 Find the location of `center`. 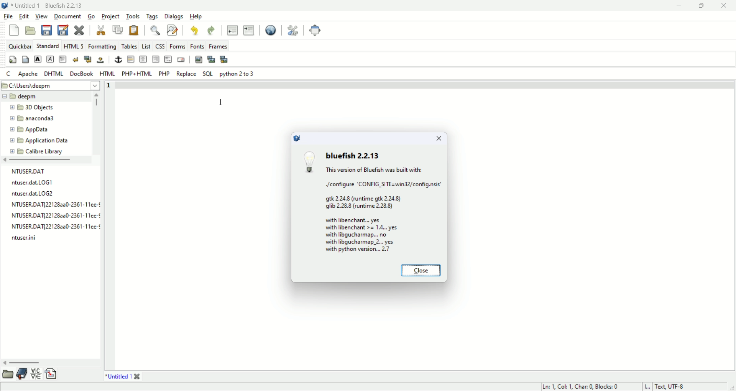

center is located at coordinates (143, 59).